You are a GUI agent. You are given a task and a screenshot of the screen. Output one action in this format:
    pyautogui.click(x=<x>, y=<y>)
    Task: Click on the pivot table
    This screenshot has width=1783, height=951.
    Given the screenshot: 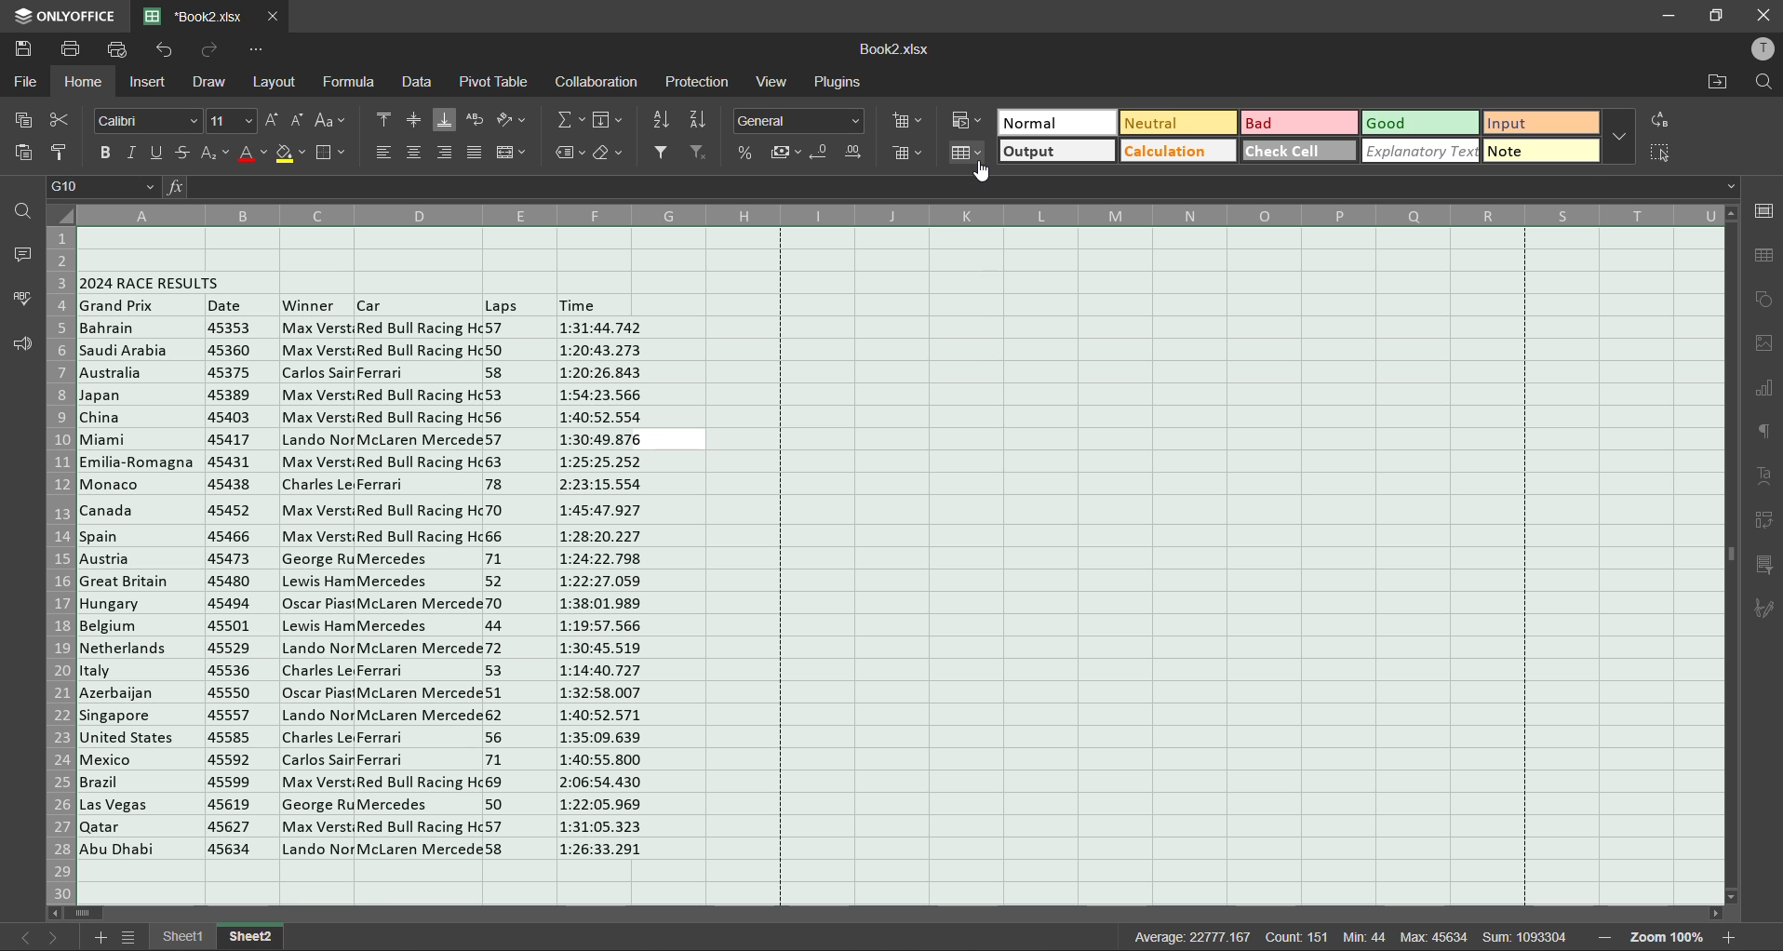 What is the action you would take?
    pyautogui.click(x=492, y=82)
    